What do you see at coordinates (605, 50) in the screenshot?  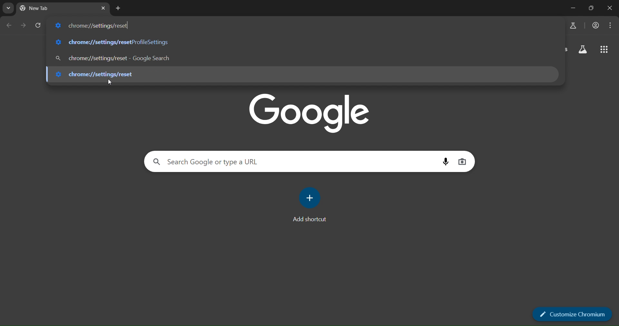 I see `google apps` at bounding box center [605, 50].